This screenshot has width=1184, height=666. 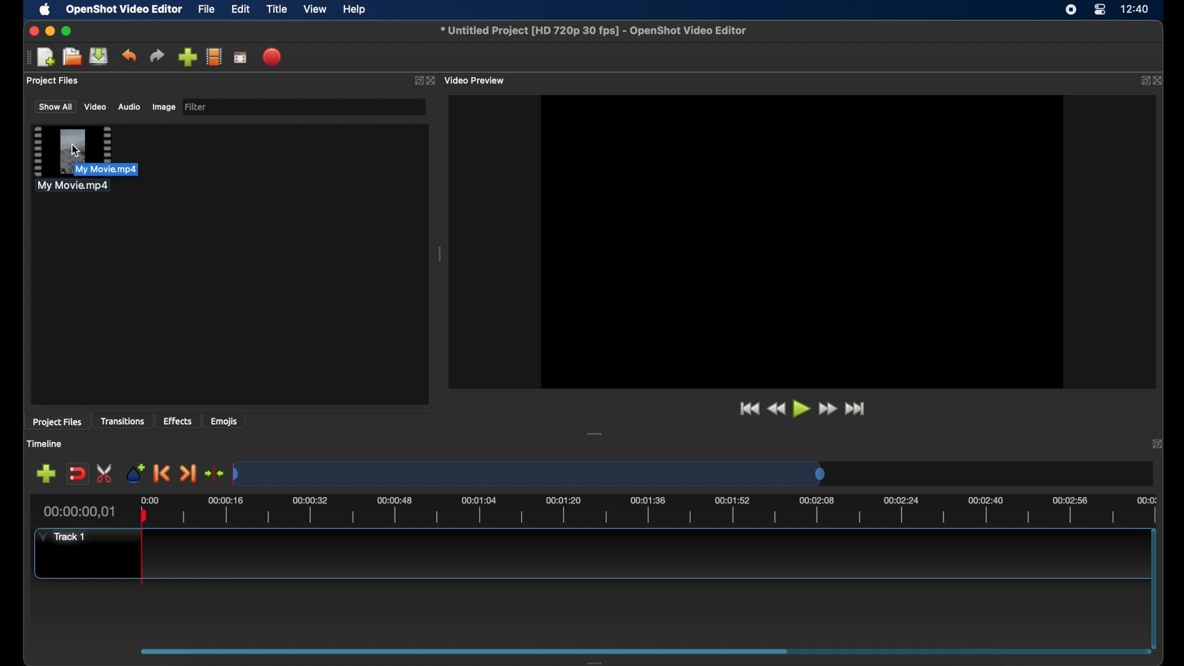 What do you see at coordinates (664, 512) in the screenshot?
I see `timeline scale` at bounding box center [664, 512].